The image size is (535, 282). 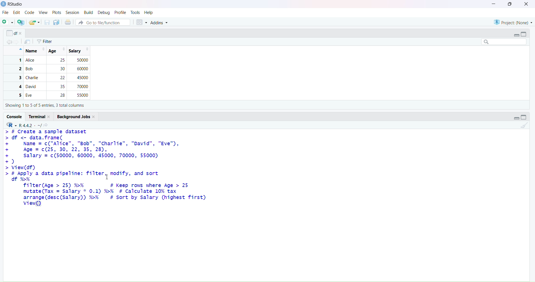 What do you see at coordinates (525, 125) in the screenshot?
I see `clear console` at bounding box center [525, 125].